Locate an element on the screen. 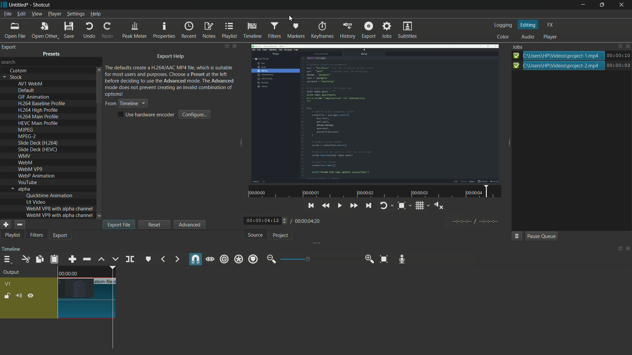  imported file is located at coordinates (374, 113).